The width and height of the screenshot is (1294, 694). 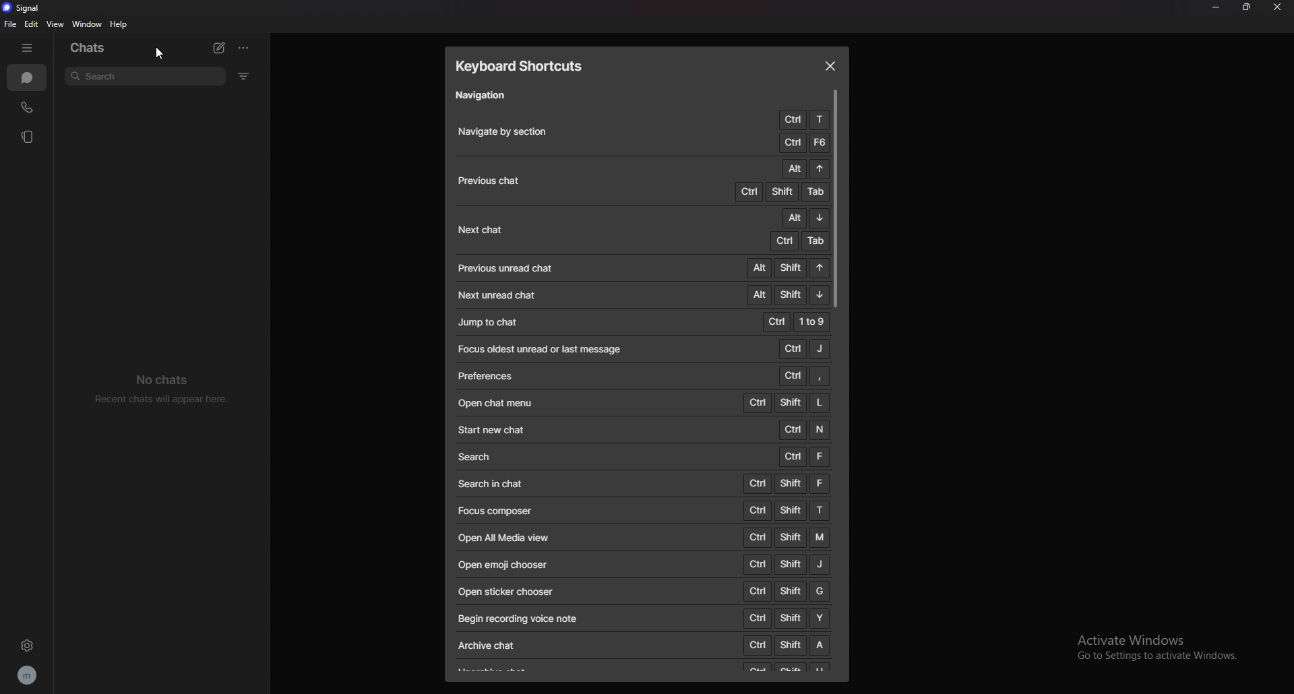 I want to click on CTRl + SHIFT + L, so click(x=789, y=402).